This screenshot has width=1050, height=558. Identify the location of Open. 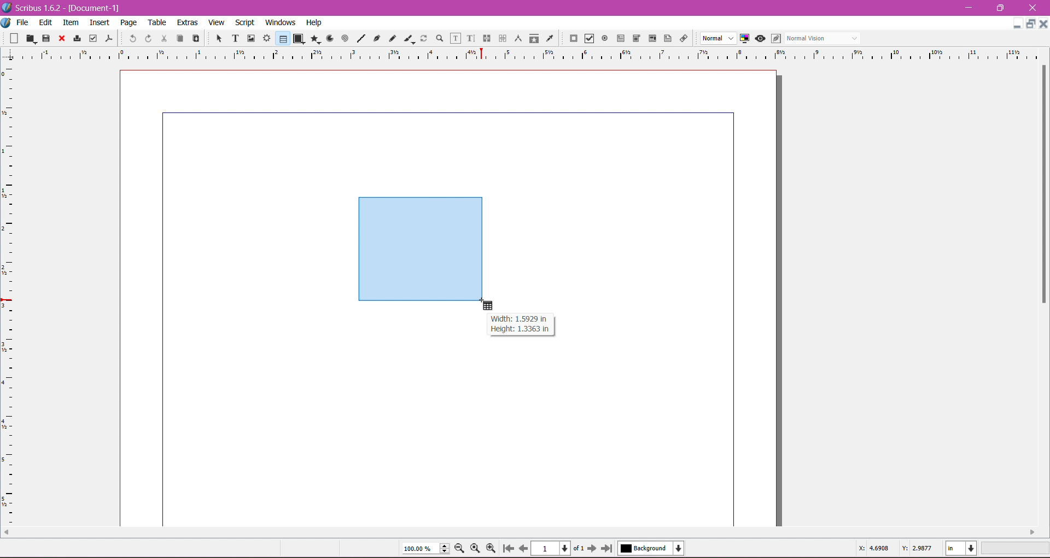
(32, 38).